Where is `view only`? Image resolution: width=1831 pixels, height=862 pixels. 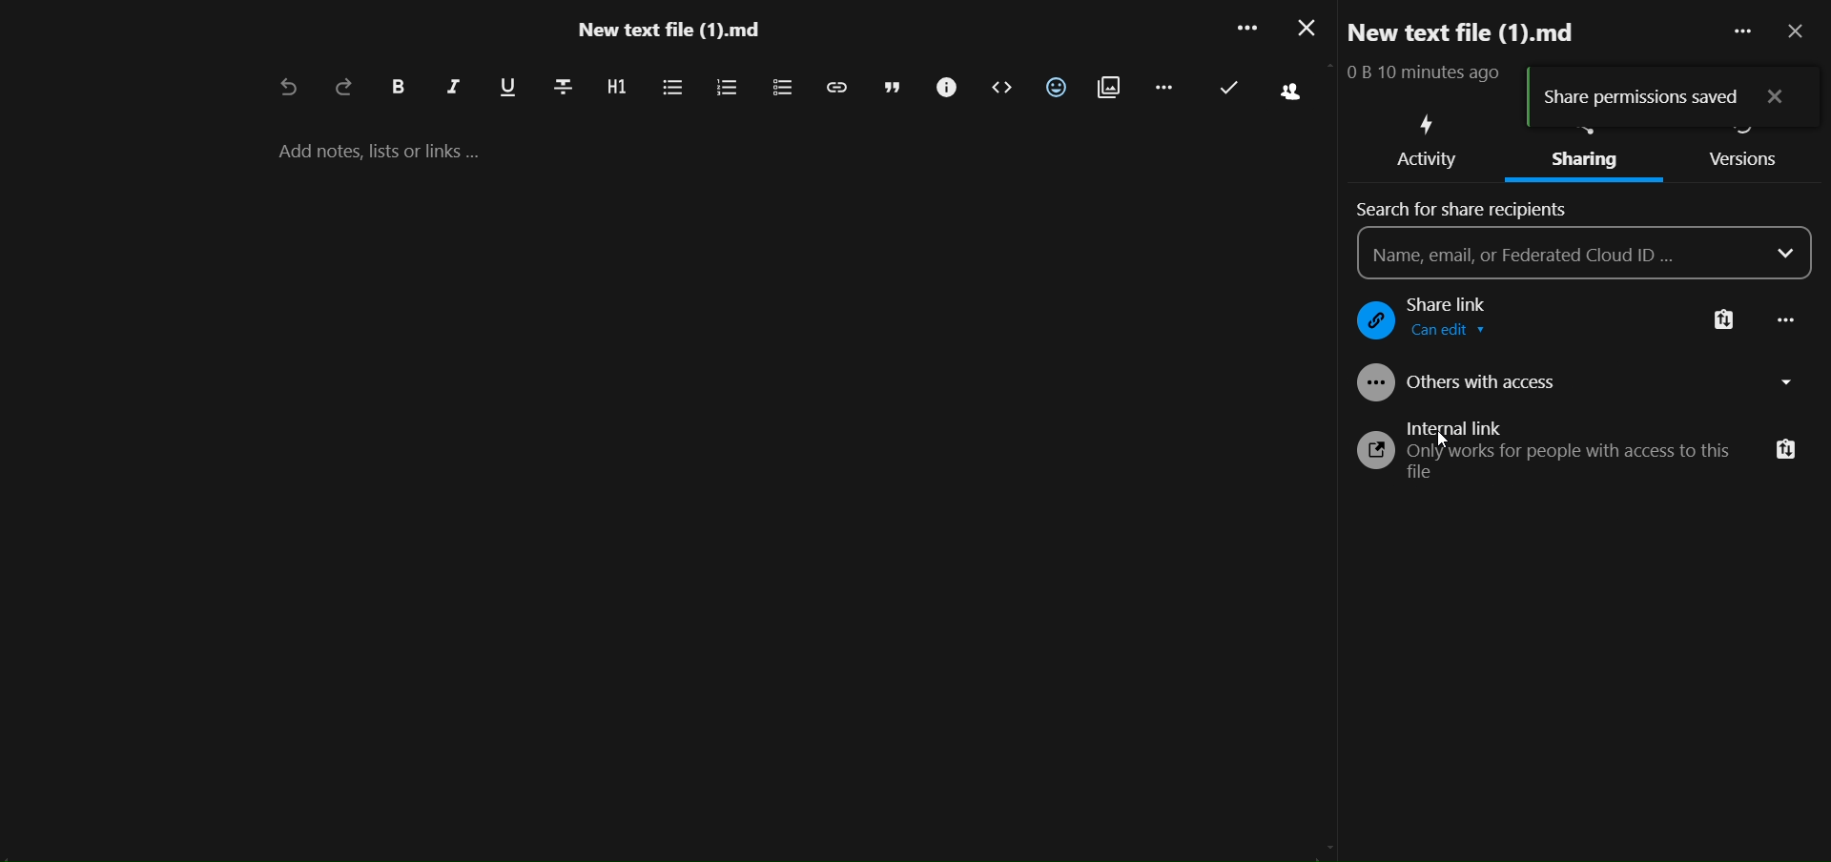 view only is located at coordinates (1464, 335).